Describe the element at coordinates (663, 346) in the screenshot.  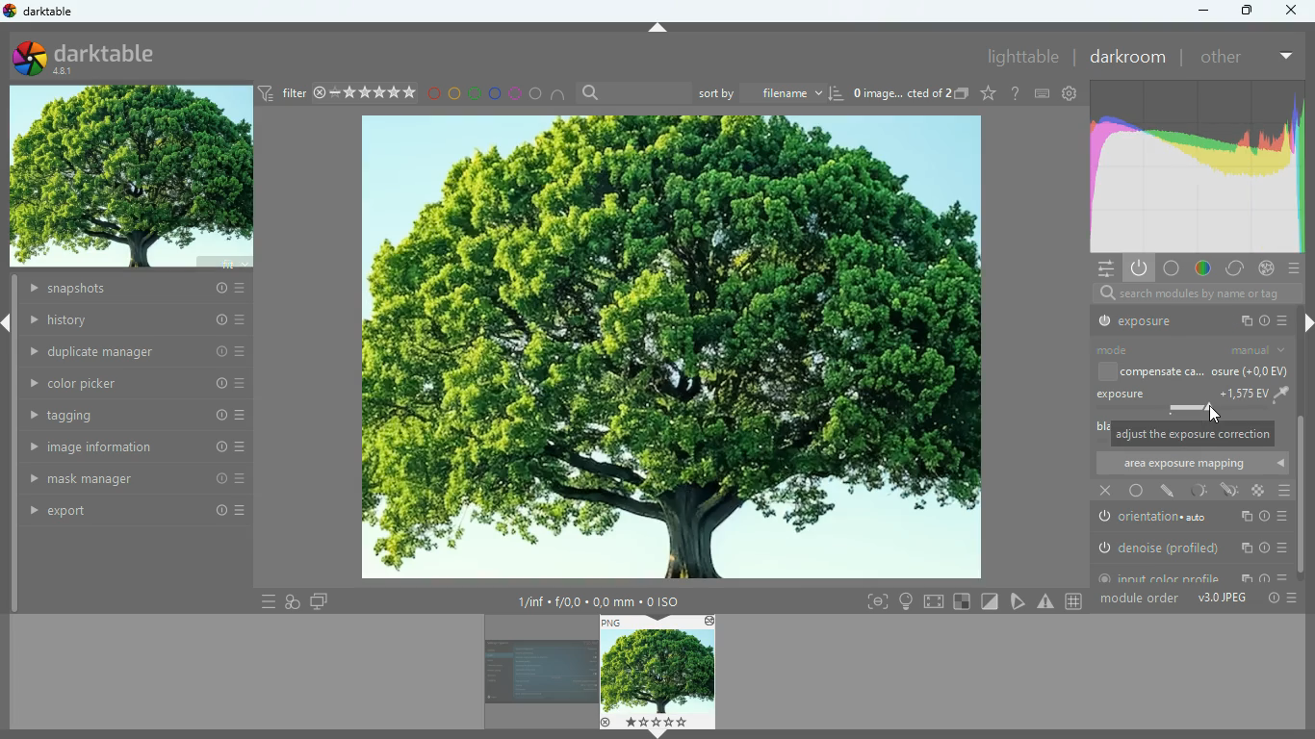
I see `image` at that location.